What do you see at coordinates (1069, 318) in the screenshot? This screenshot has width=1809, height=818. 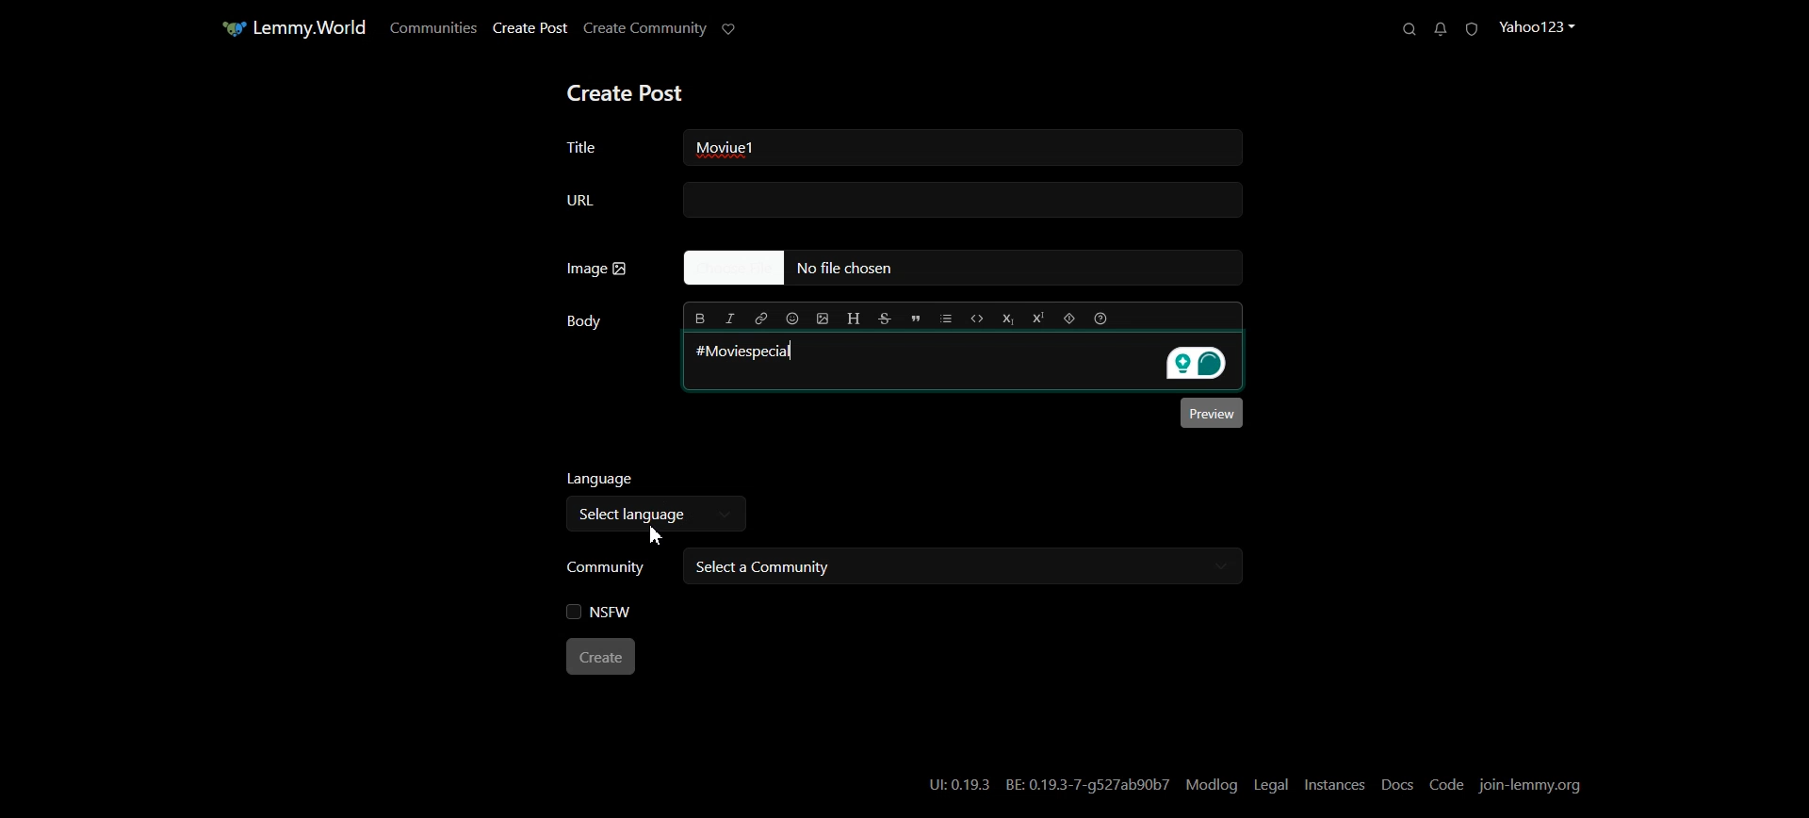 I see `Spoiler` at bounding box center [1069, 318].